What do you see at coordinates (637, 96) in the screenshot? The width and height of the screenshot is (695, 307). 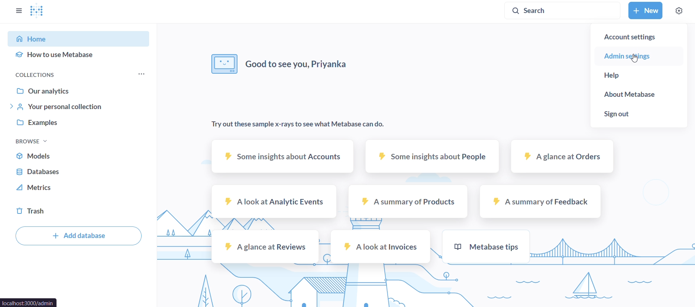 I see `about metabase` at bounding box center [637, 96].